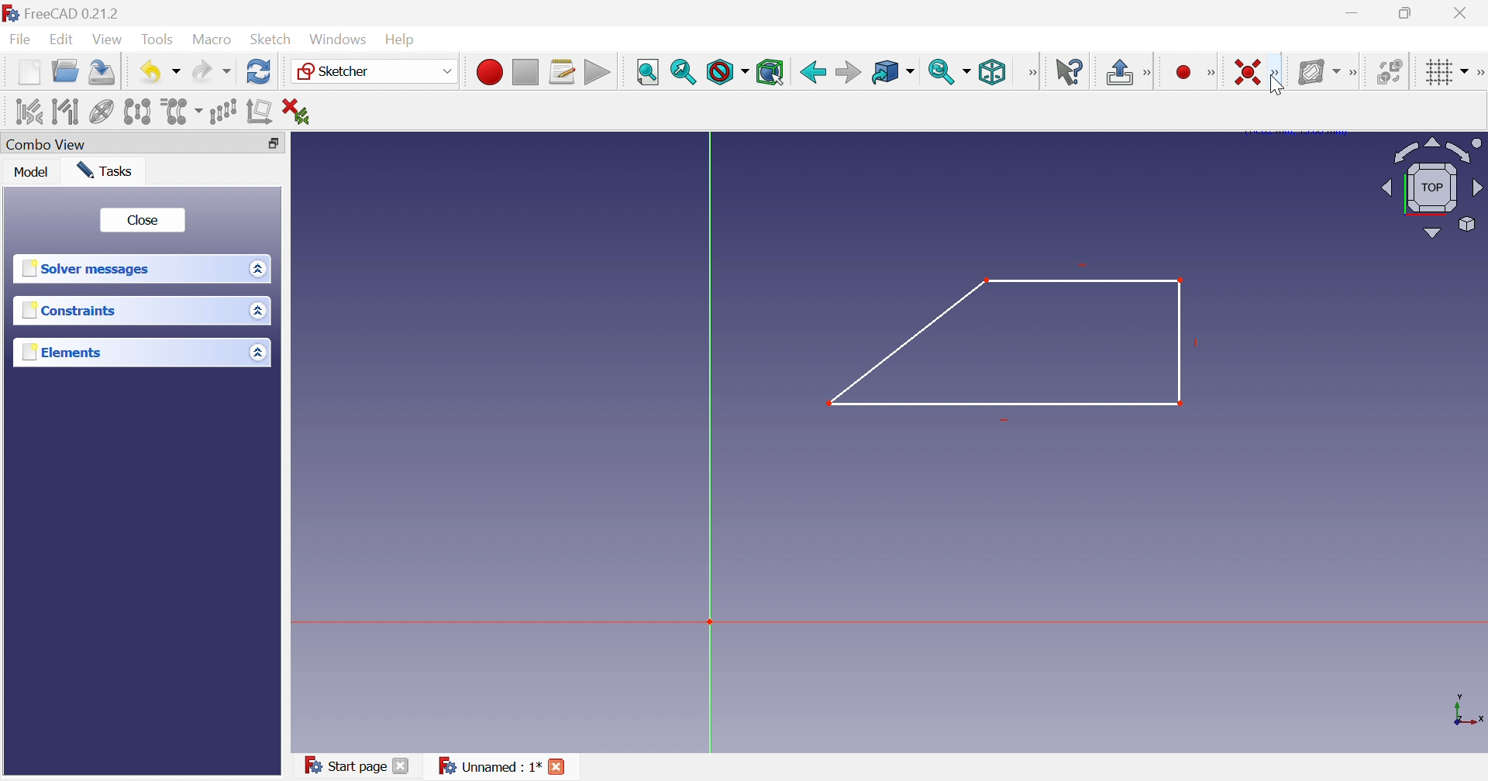  I want to click on Stop macro recording, so click(525, 71).